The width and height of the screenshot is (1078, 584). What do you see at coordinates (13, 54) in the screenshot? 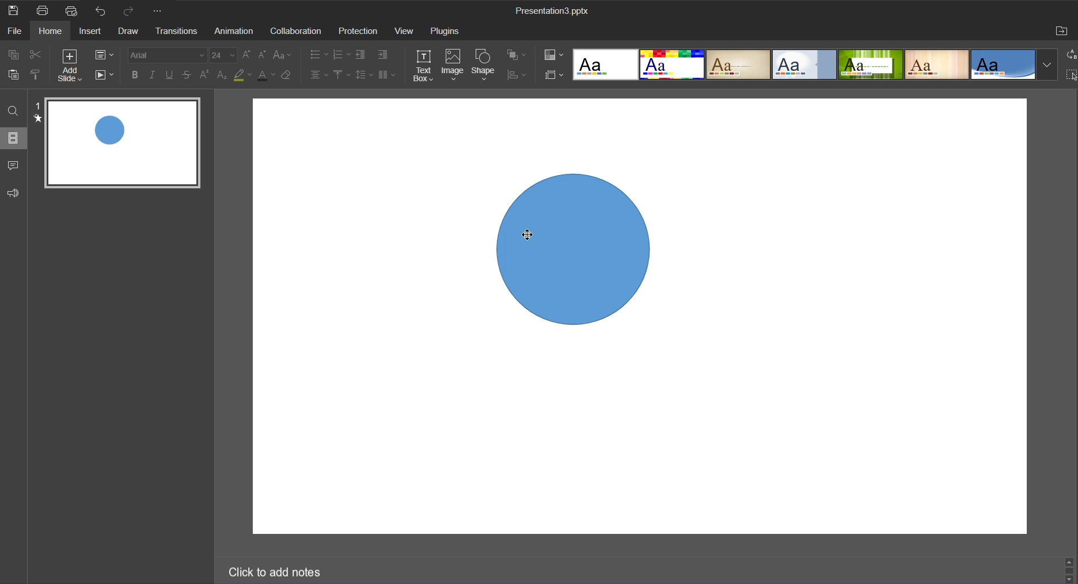
I see `Copy` at bounding box center [13, 54].